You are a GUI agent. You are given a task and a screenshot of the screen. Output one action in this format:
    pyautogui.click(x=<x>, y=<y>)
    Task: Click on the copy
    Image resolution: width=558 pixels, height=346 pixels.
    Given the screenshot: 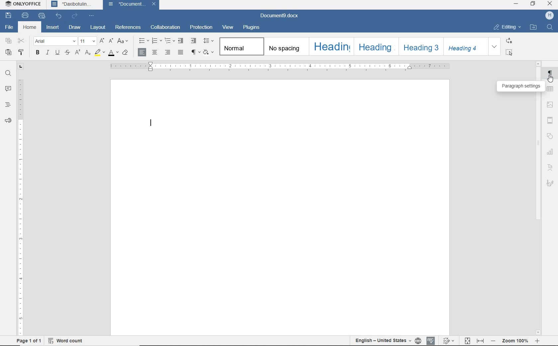 What is the action you would take?
    pyautogui.click(x=8, y=41)
    